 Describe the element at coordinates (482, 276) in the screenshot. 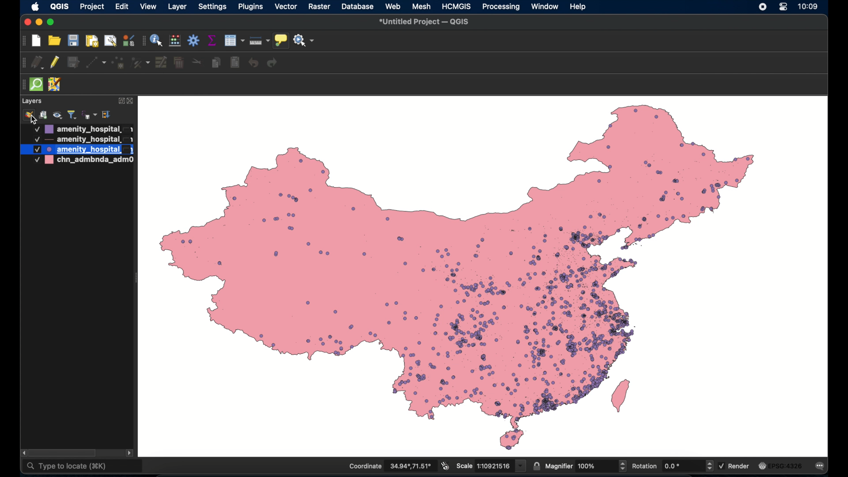

I see `healthcare facilities in china` at that location.